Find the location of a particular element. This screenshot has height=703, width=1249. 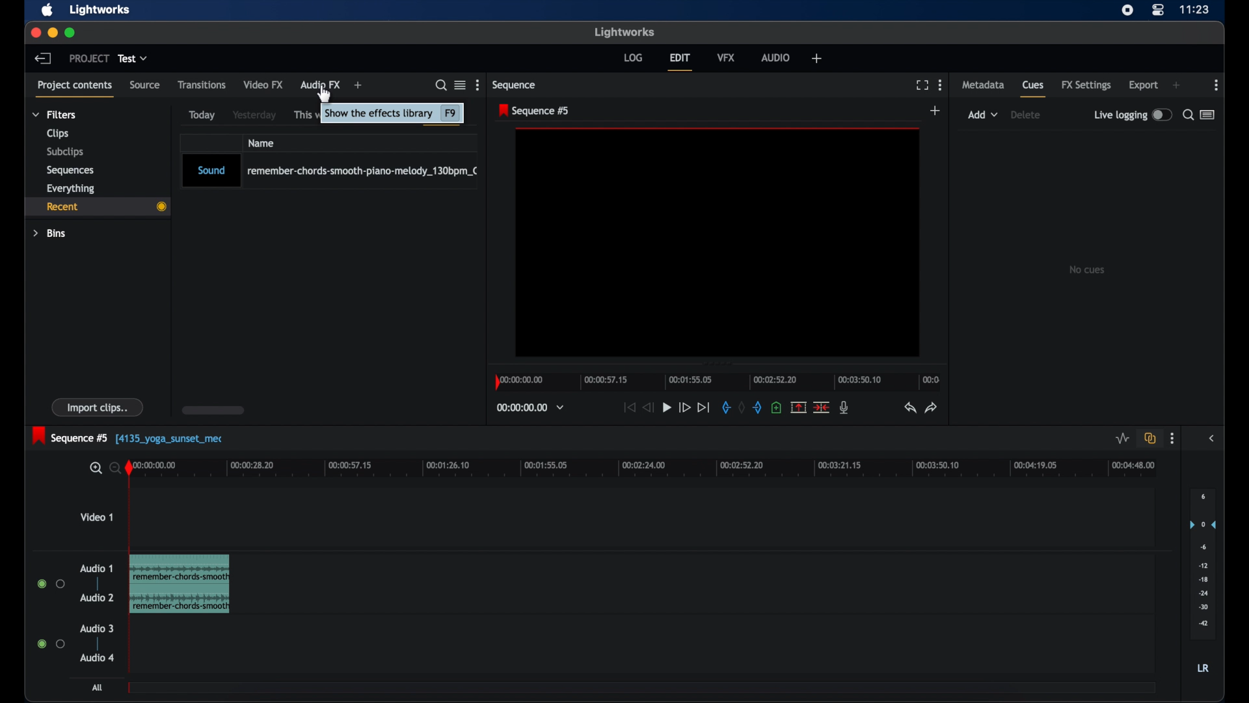

search is located at coordinates (441, 85).